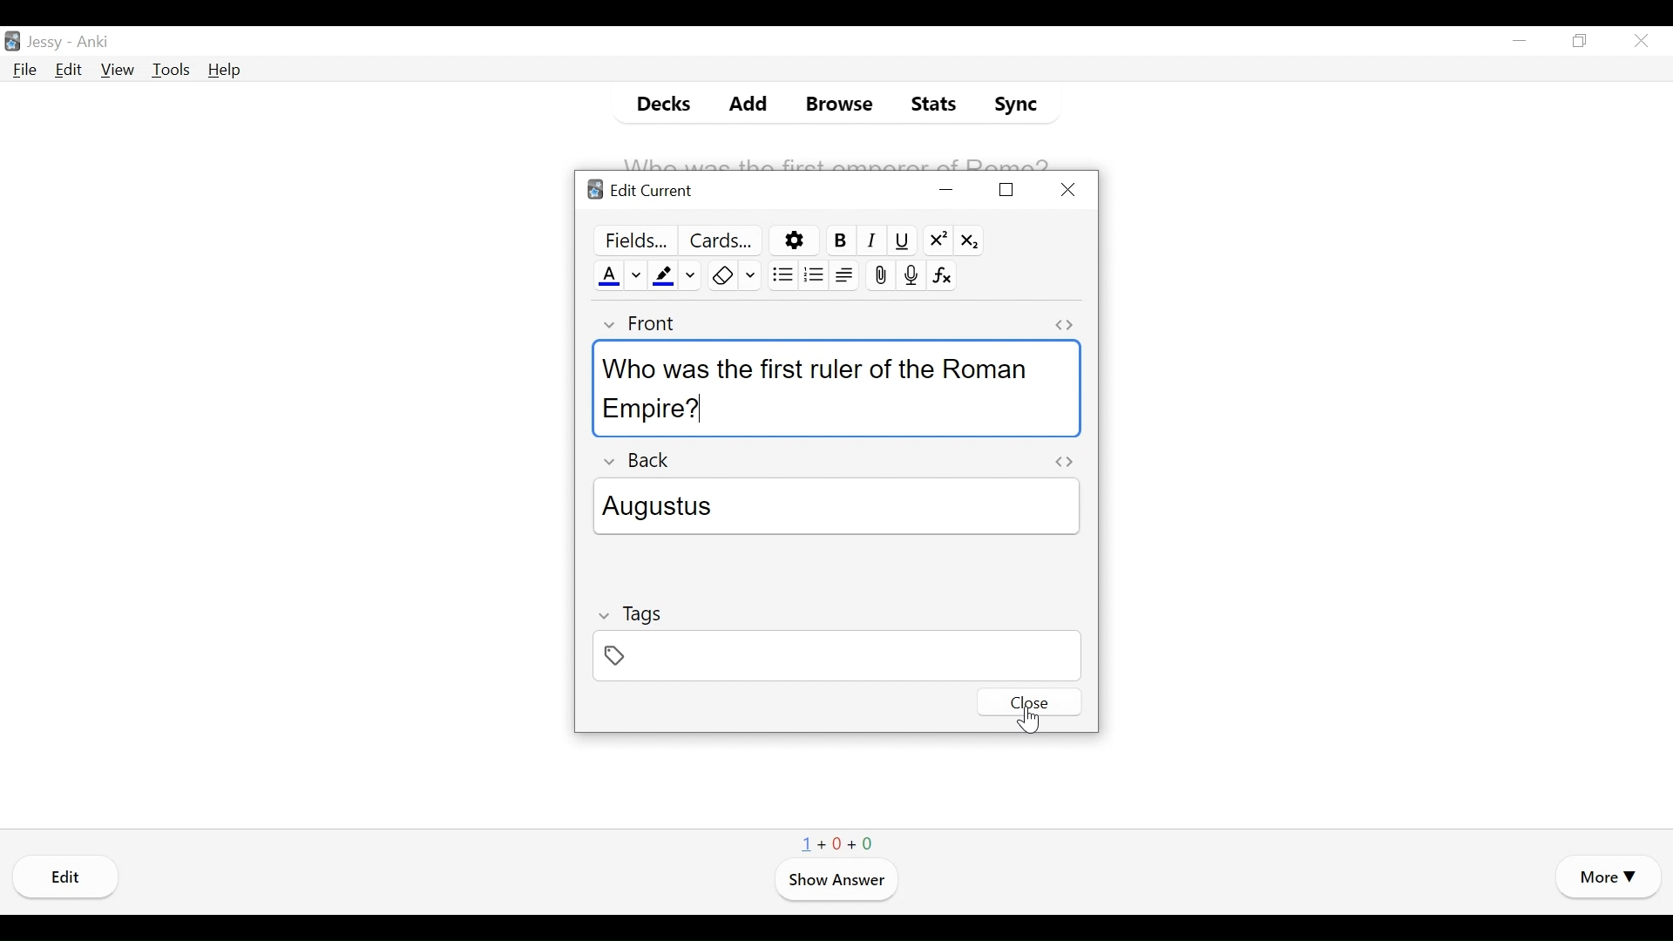 The width and height of the screenshot is (1673, 941). Describe the element at coordinates (846, 275) in the screenshot. I see `Alignment` at that location.